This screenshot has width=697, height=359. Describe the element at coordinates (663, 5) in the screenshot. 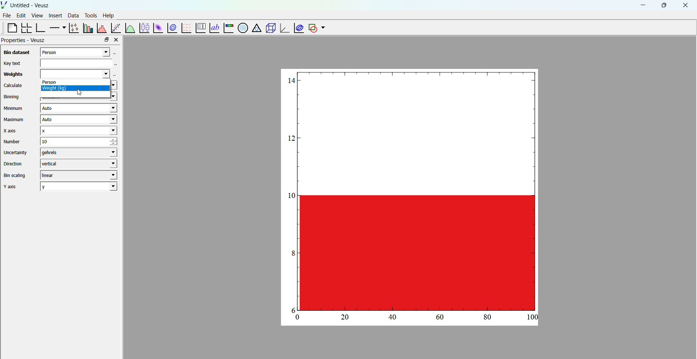

I see `maximize` at that location.